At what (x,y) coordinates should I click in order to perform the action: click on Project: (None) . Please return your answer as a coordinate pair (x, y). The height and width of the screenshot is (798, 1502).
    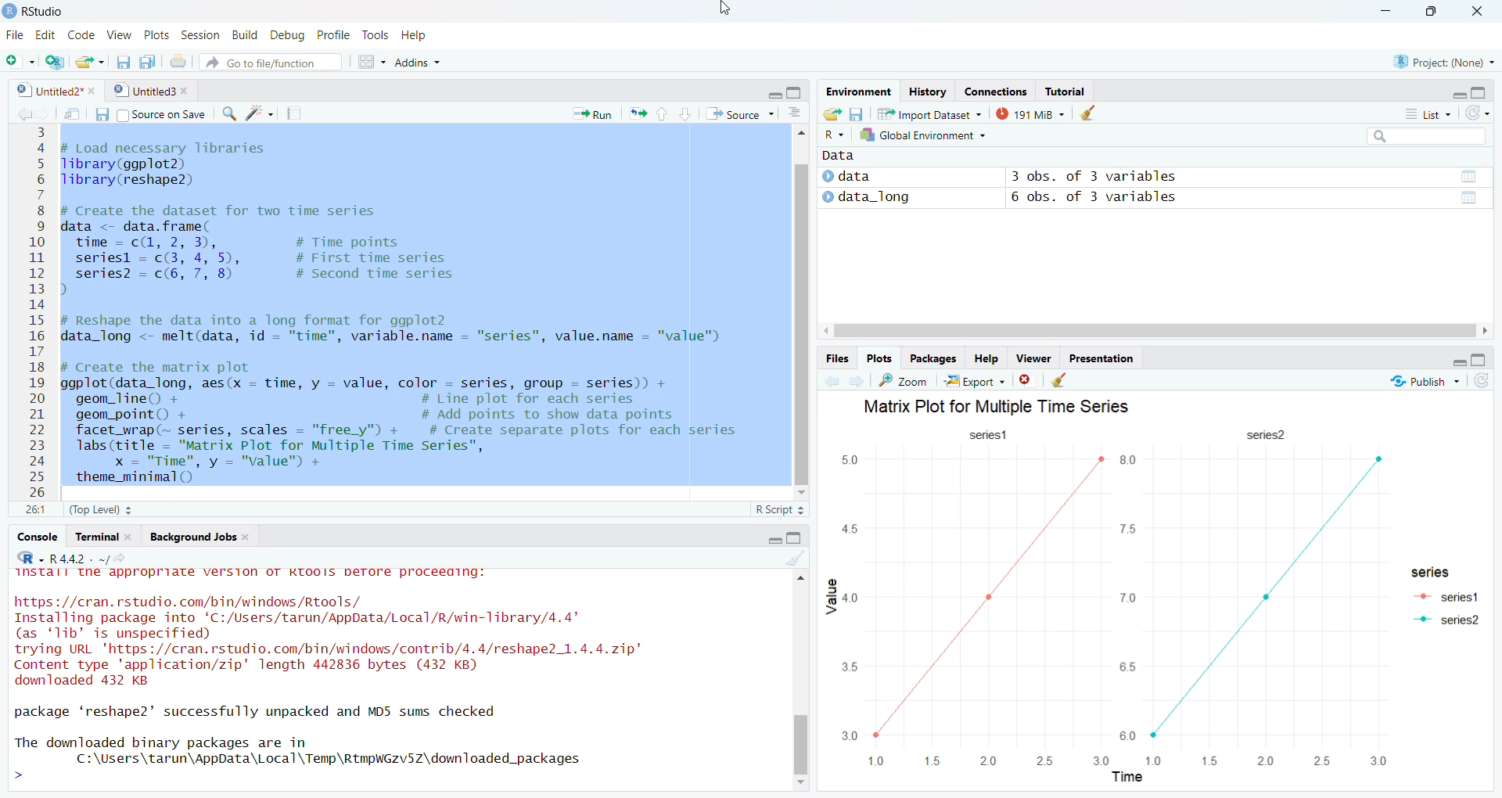
    Looking at the image, I should click on (1443, 60).